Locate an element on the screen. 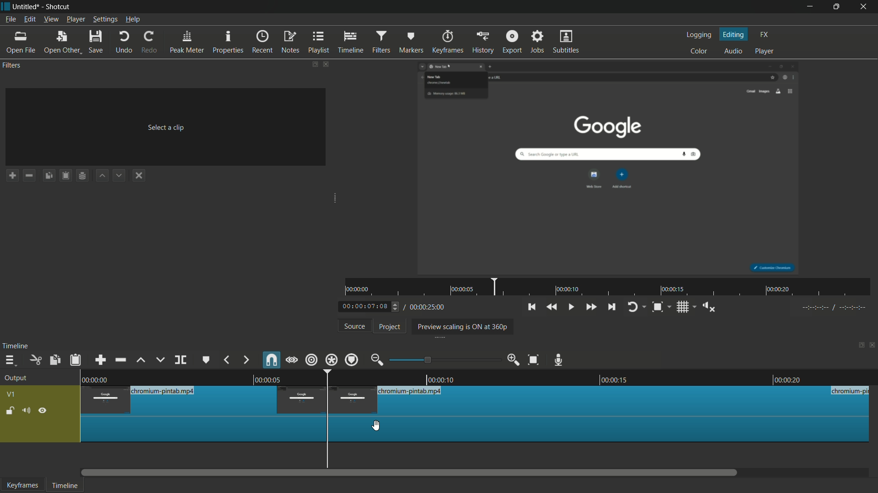   is located at coordinates (764, 33).